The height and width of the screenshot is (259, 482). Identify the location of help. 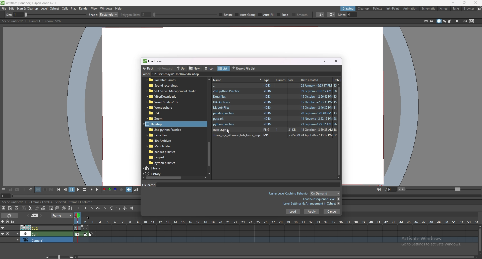
(118, 9).